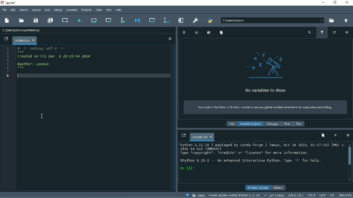  Describe the element at coordinates (25, 40) in the screenshot. I see `File name` at that location.